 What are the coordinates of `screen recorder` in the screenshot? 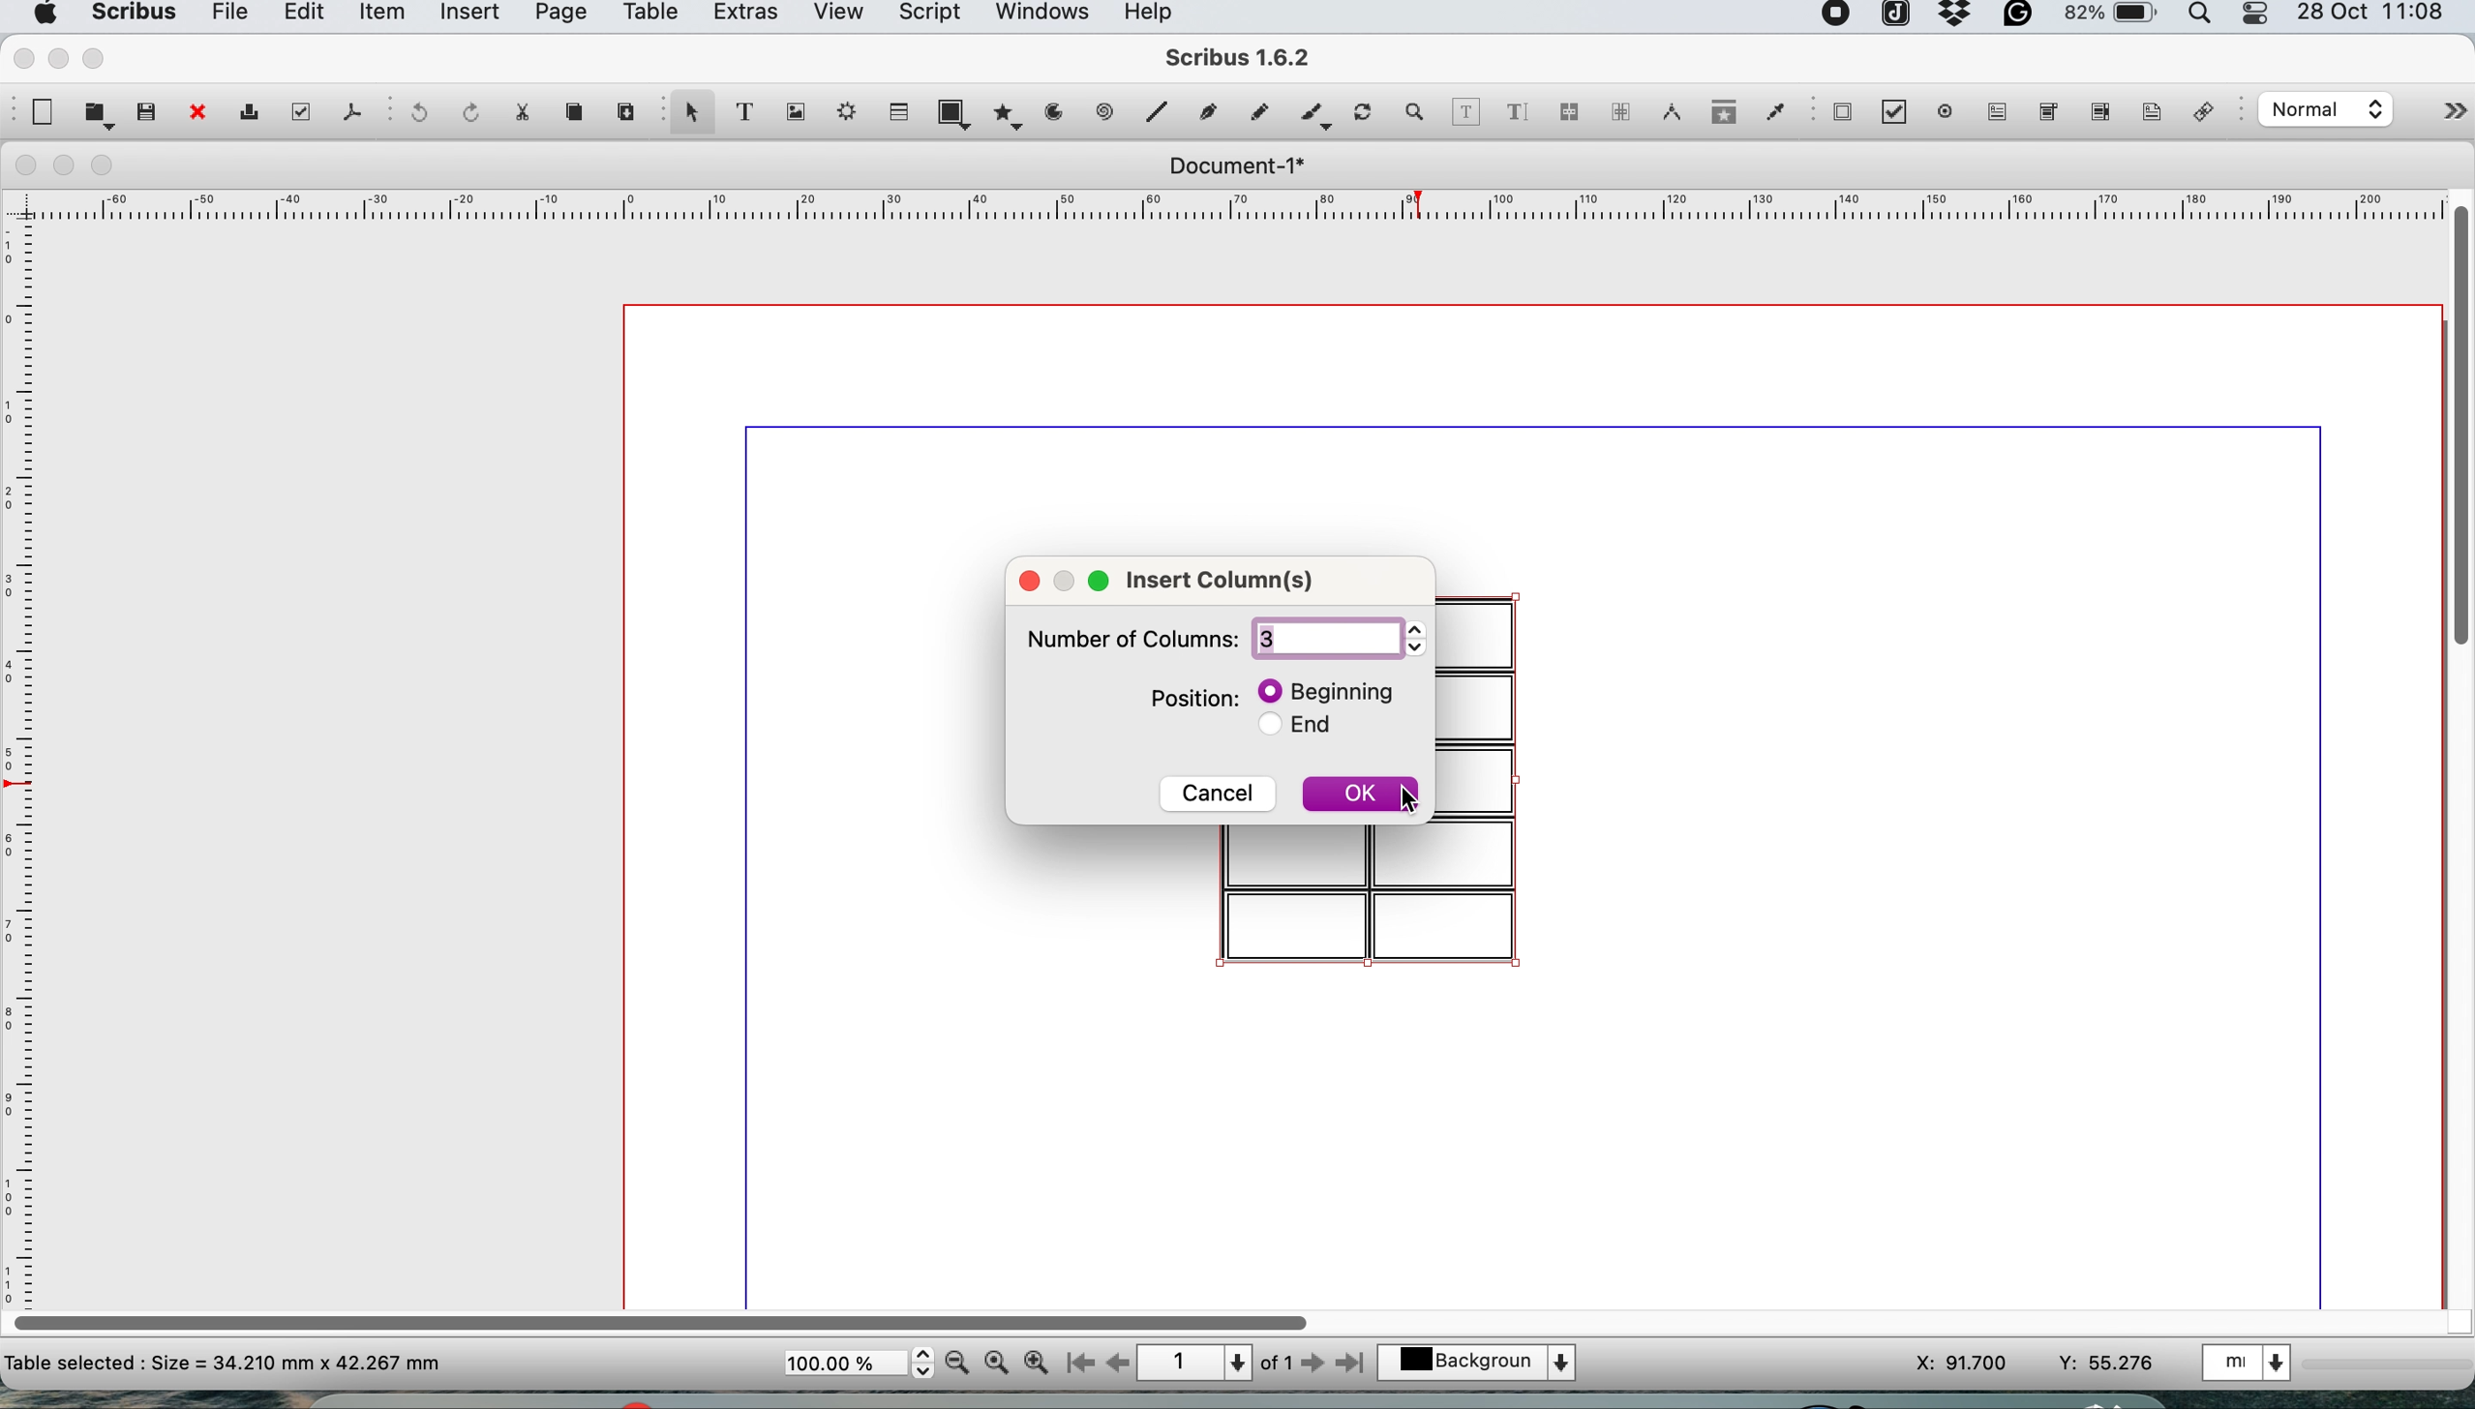 It's located at (1837, 16).